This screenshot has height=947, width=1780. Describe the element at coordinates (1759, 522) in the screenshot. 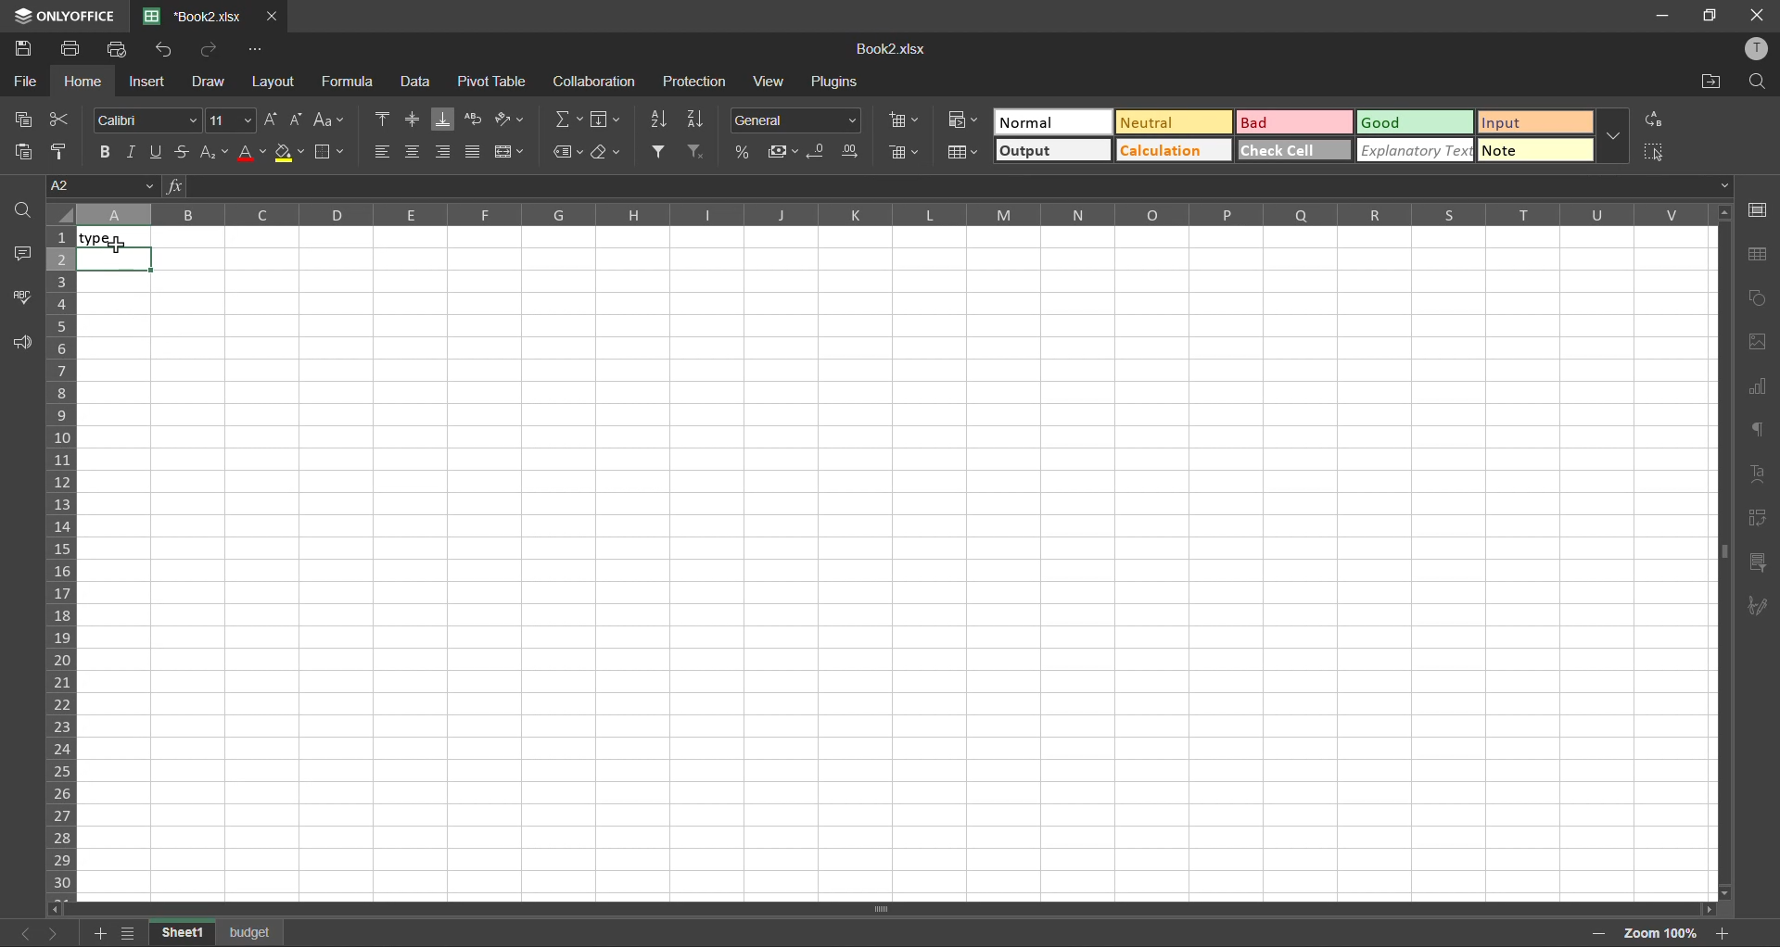

I see `pivot table` at that location.